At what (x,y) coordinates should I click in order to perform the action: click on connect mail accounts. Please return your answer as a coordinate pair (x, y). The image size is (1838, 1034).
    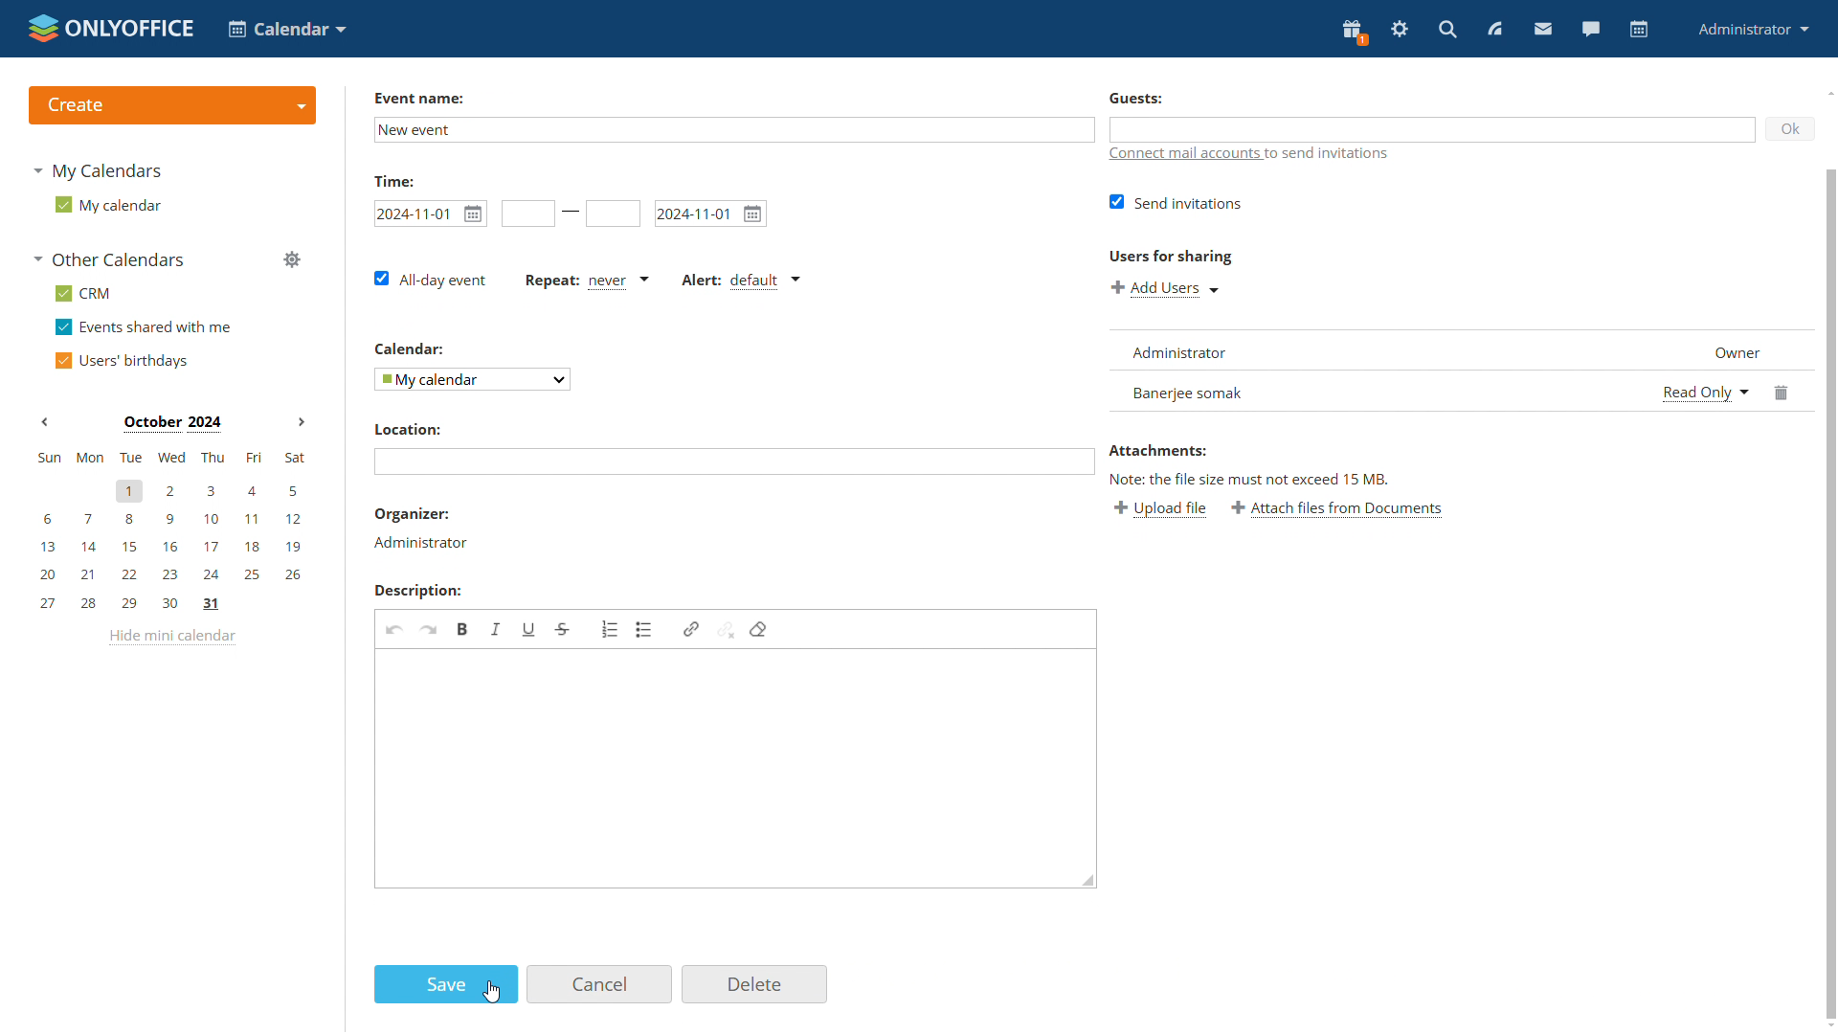
    Looking at the image, I should click on (1283, 155).